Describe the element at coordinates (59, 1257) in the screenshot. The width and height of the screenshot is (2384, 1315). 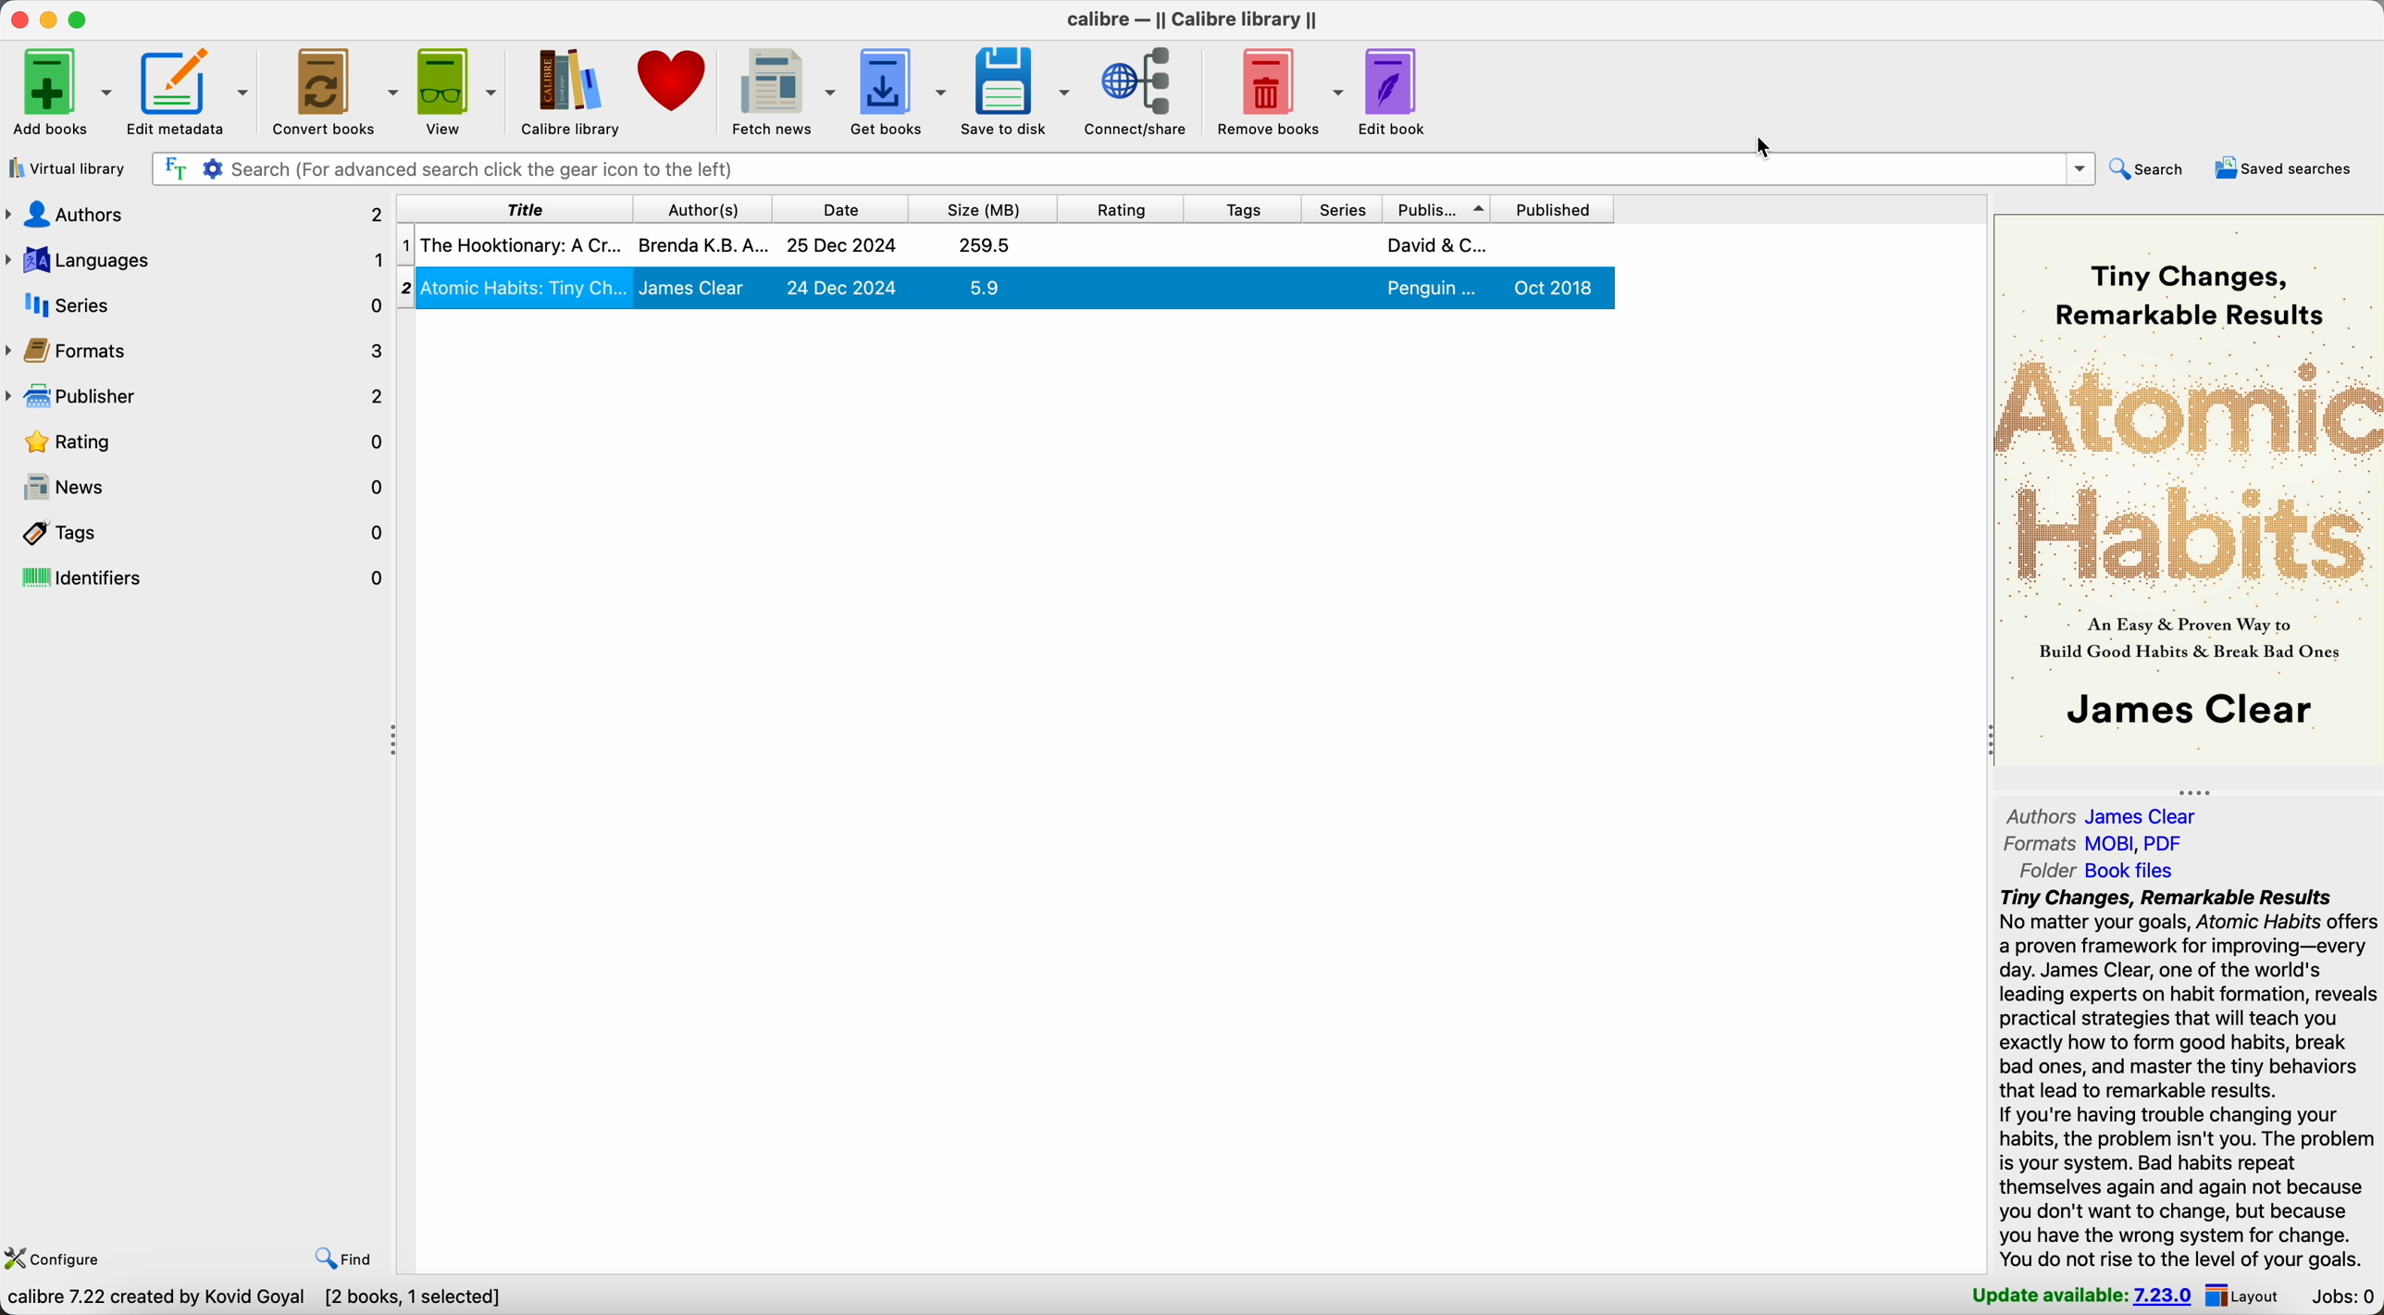
I see `configure` at that location.